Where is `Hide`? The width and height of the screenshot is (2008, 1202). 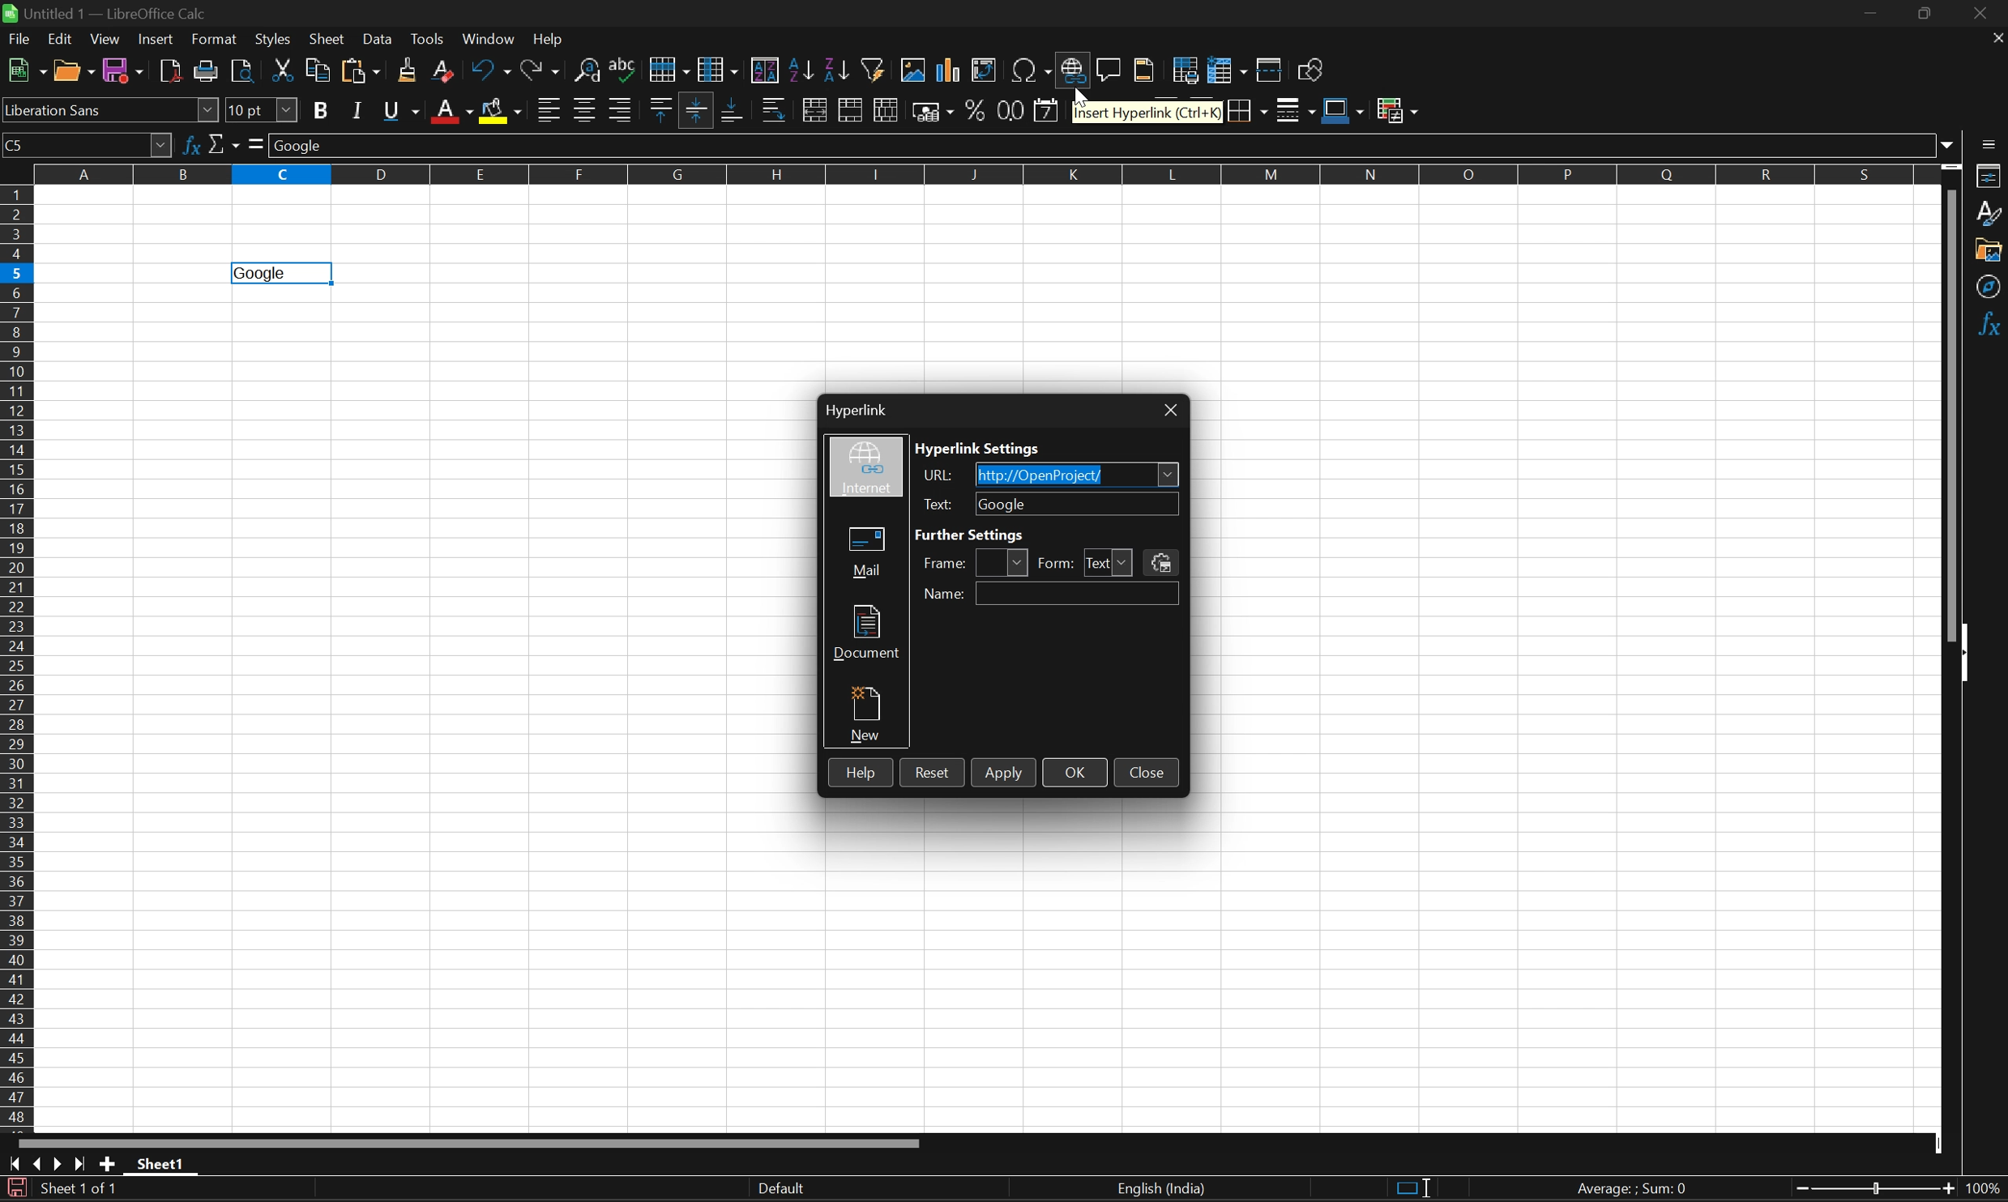 Hide is located at coordinates (1969, 654).